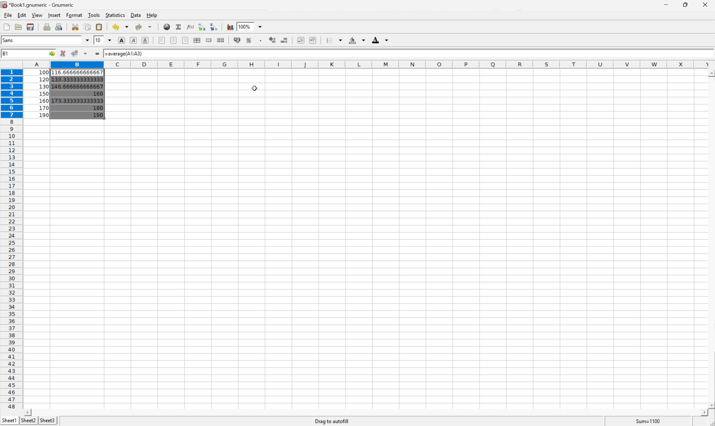 The height and width of the screenshot is (426, 715). Describe the element at coordinates (380, 40) in the screenshot. I see `Foreground` at that location.